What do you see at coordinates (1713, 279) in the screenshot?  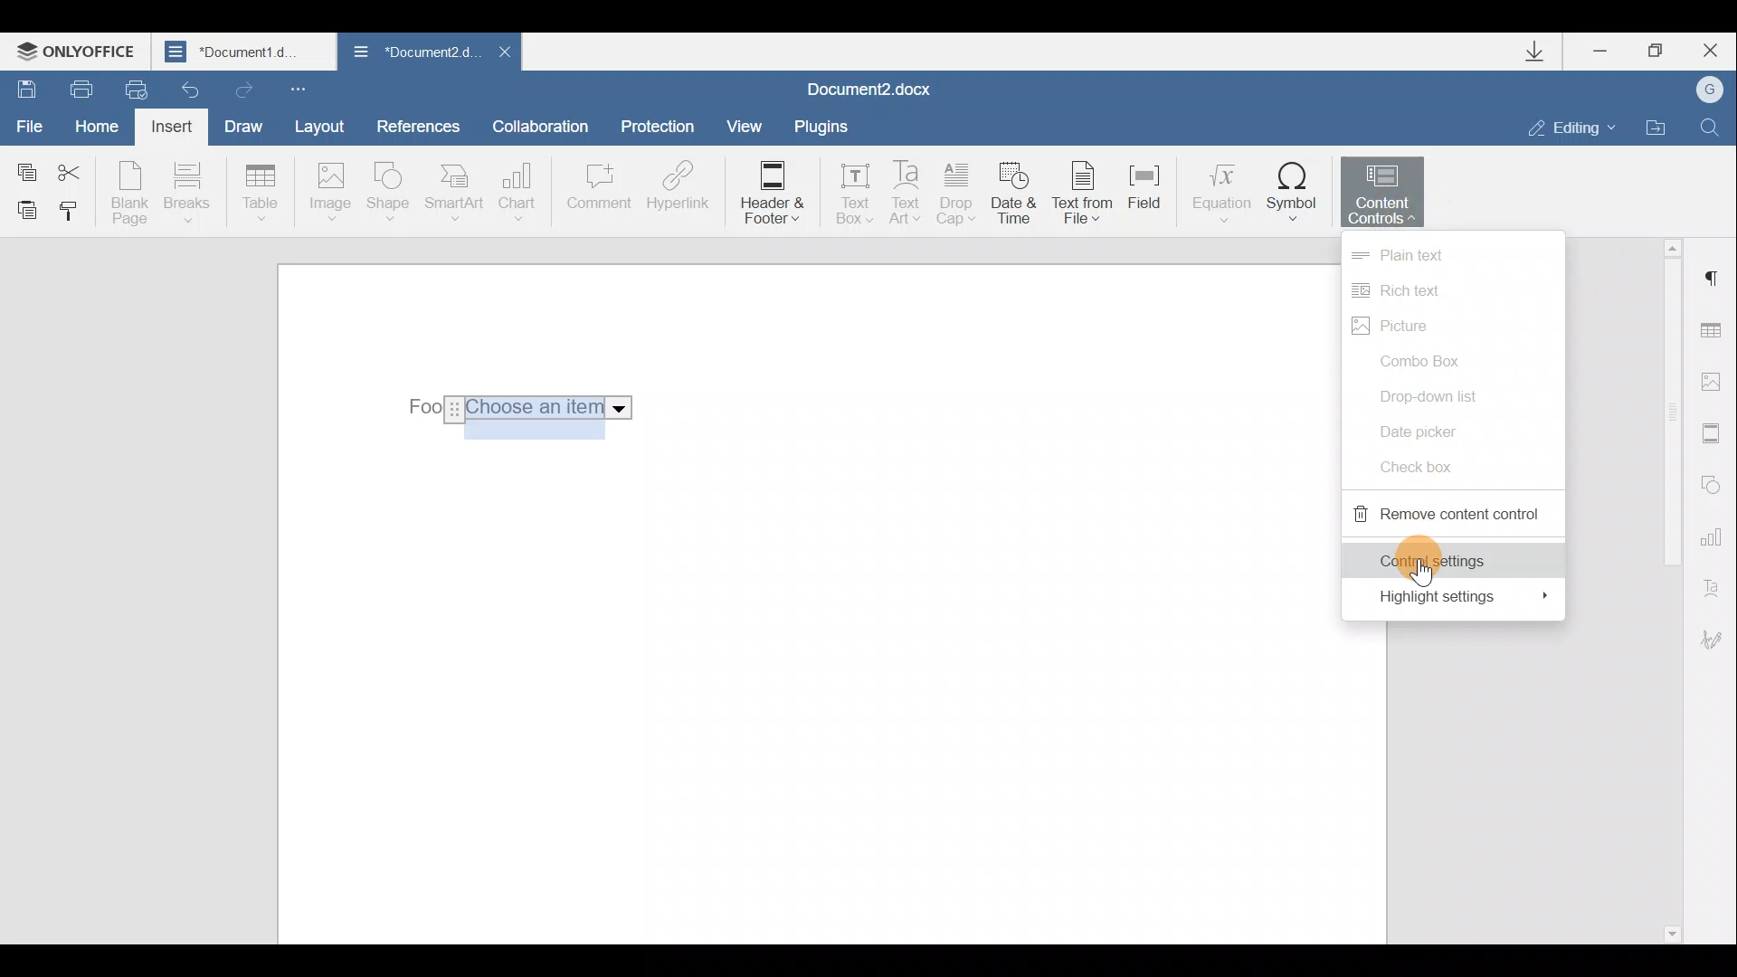 I see `Paragraph settings` at bounding box center [1713, 279].